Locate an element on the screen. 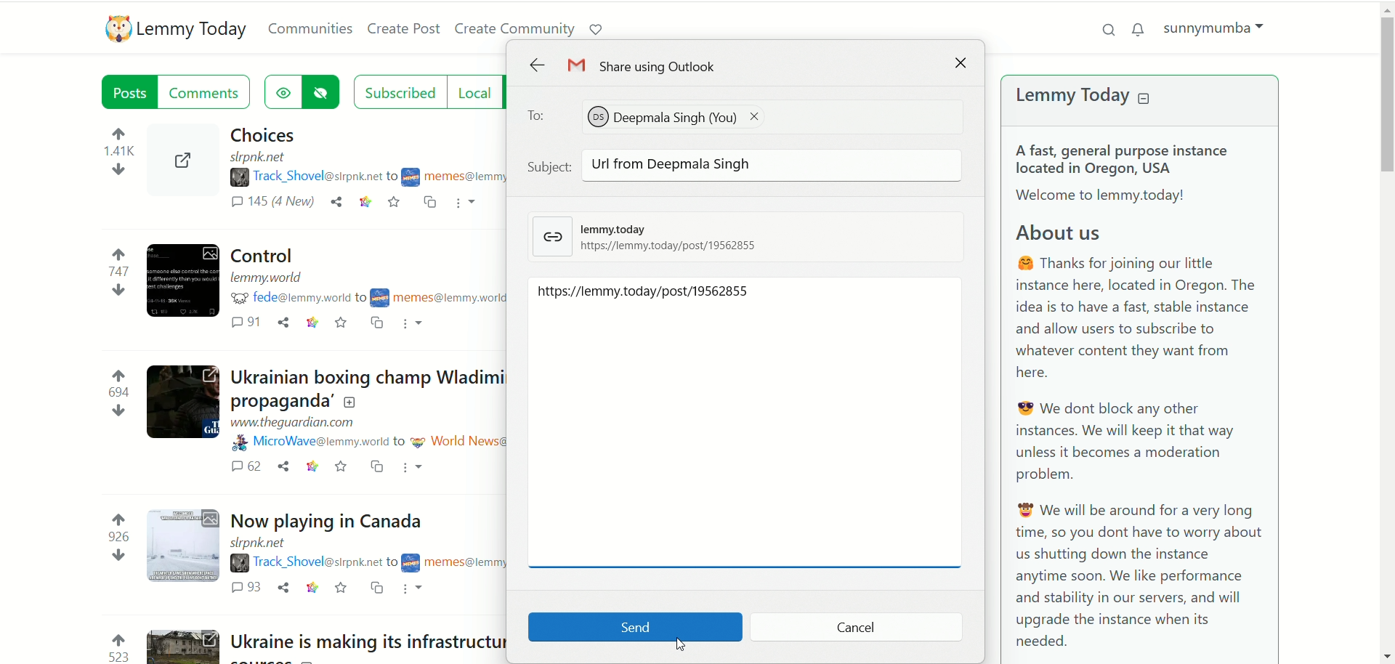 The image size is (1395, 664). send is located at coordinates (636, 628).